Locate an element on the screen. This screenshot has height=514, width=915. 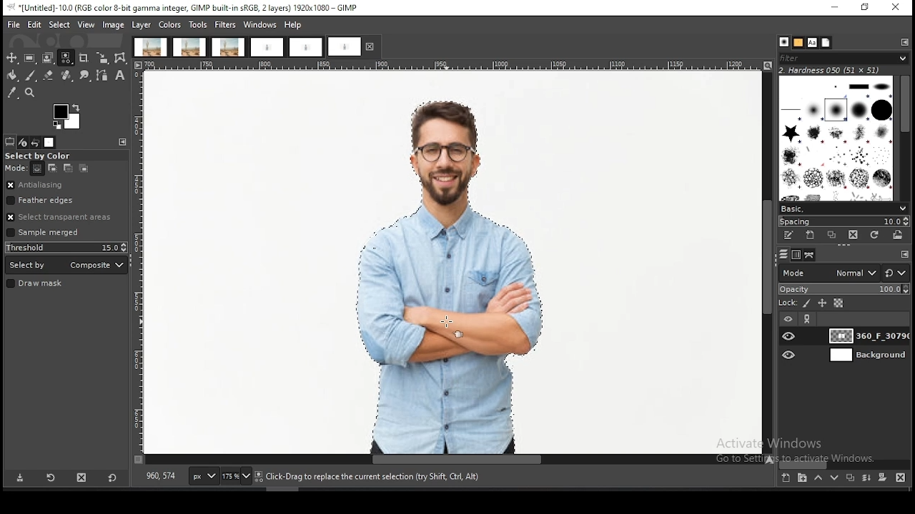
scroll bar is located at coordinates (768, 263).